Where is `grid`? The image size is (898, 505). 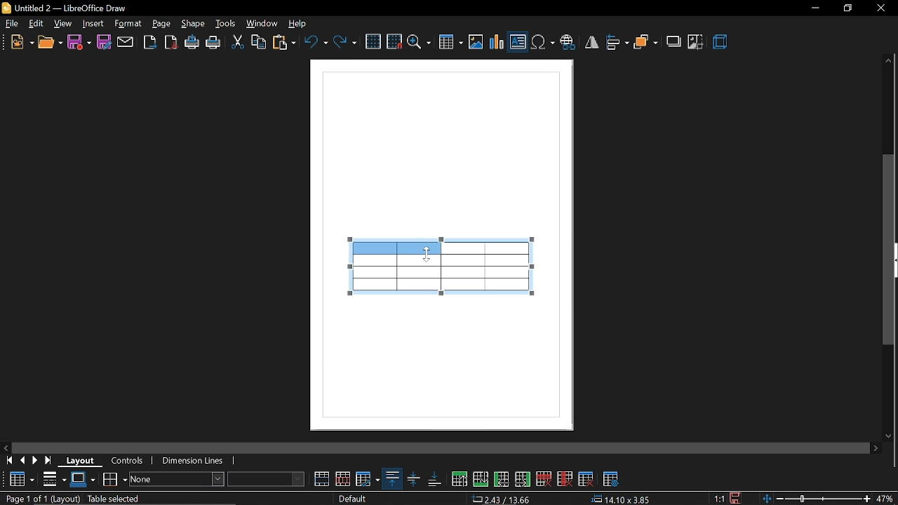
grid is located at coordinates (374, 42).